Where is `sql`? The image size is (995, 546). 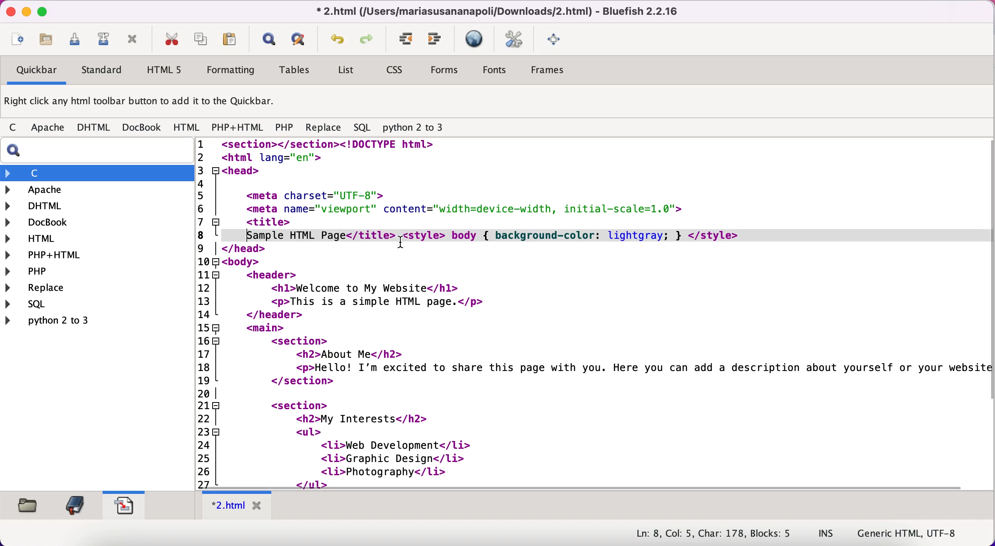 sql is located at coordinates (61, 304).